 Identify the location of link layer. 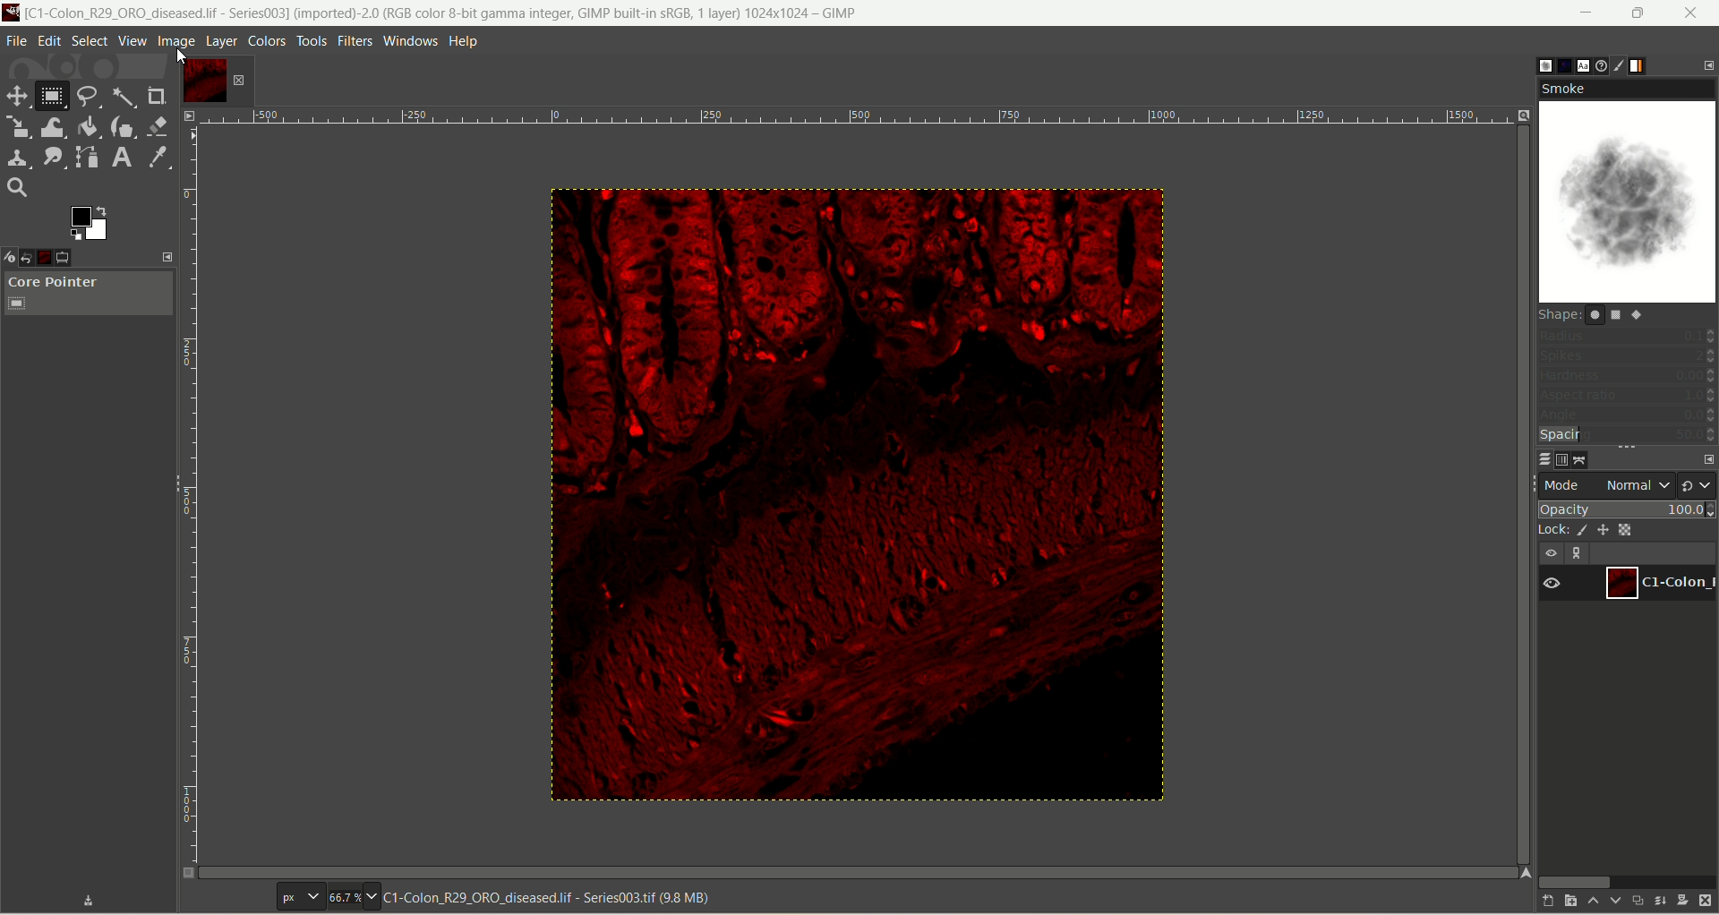
(1578, 555).